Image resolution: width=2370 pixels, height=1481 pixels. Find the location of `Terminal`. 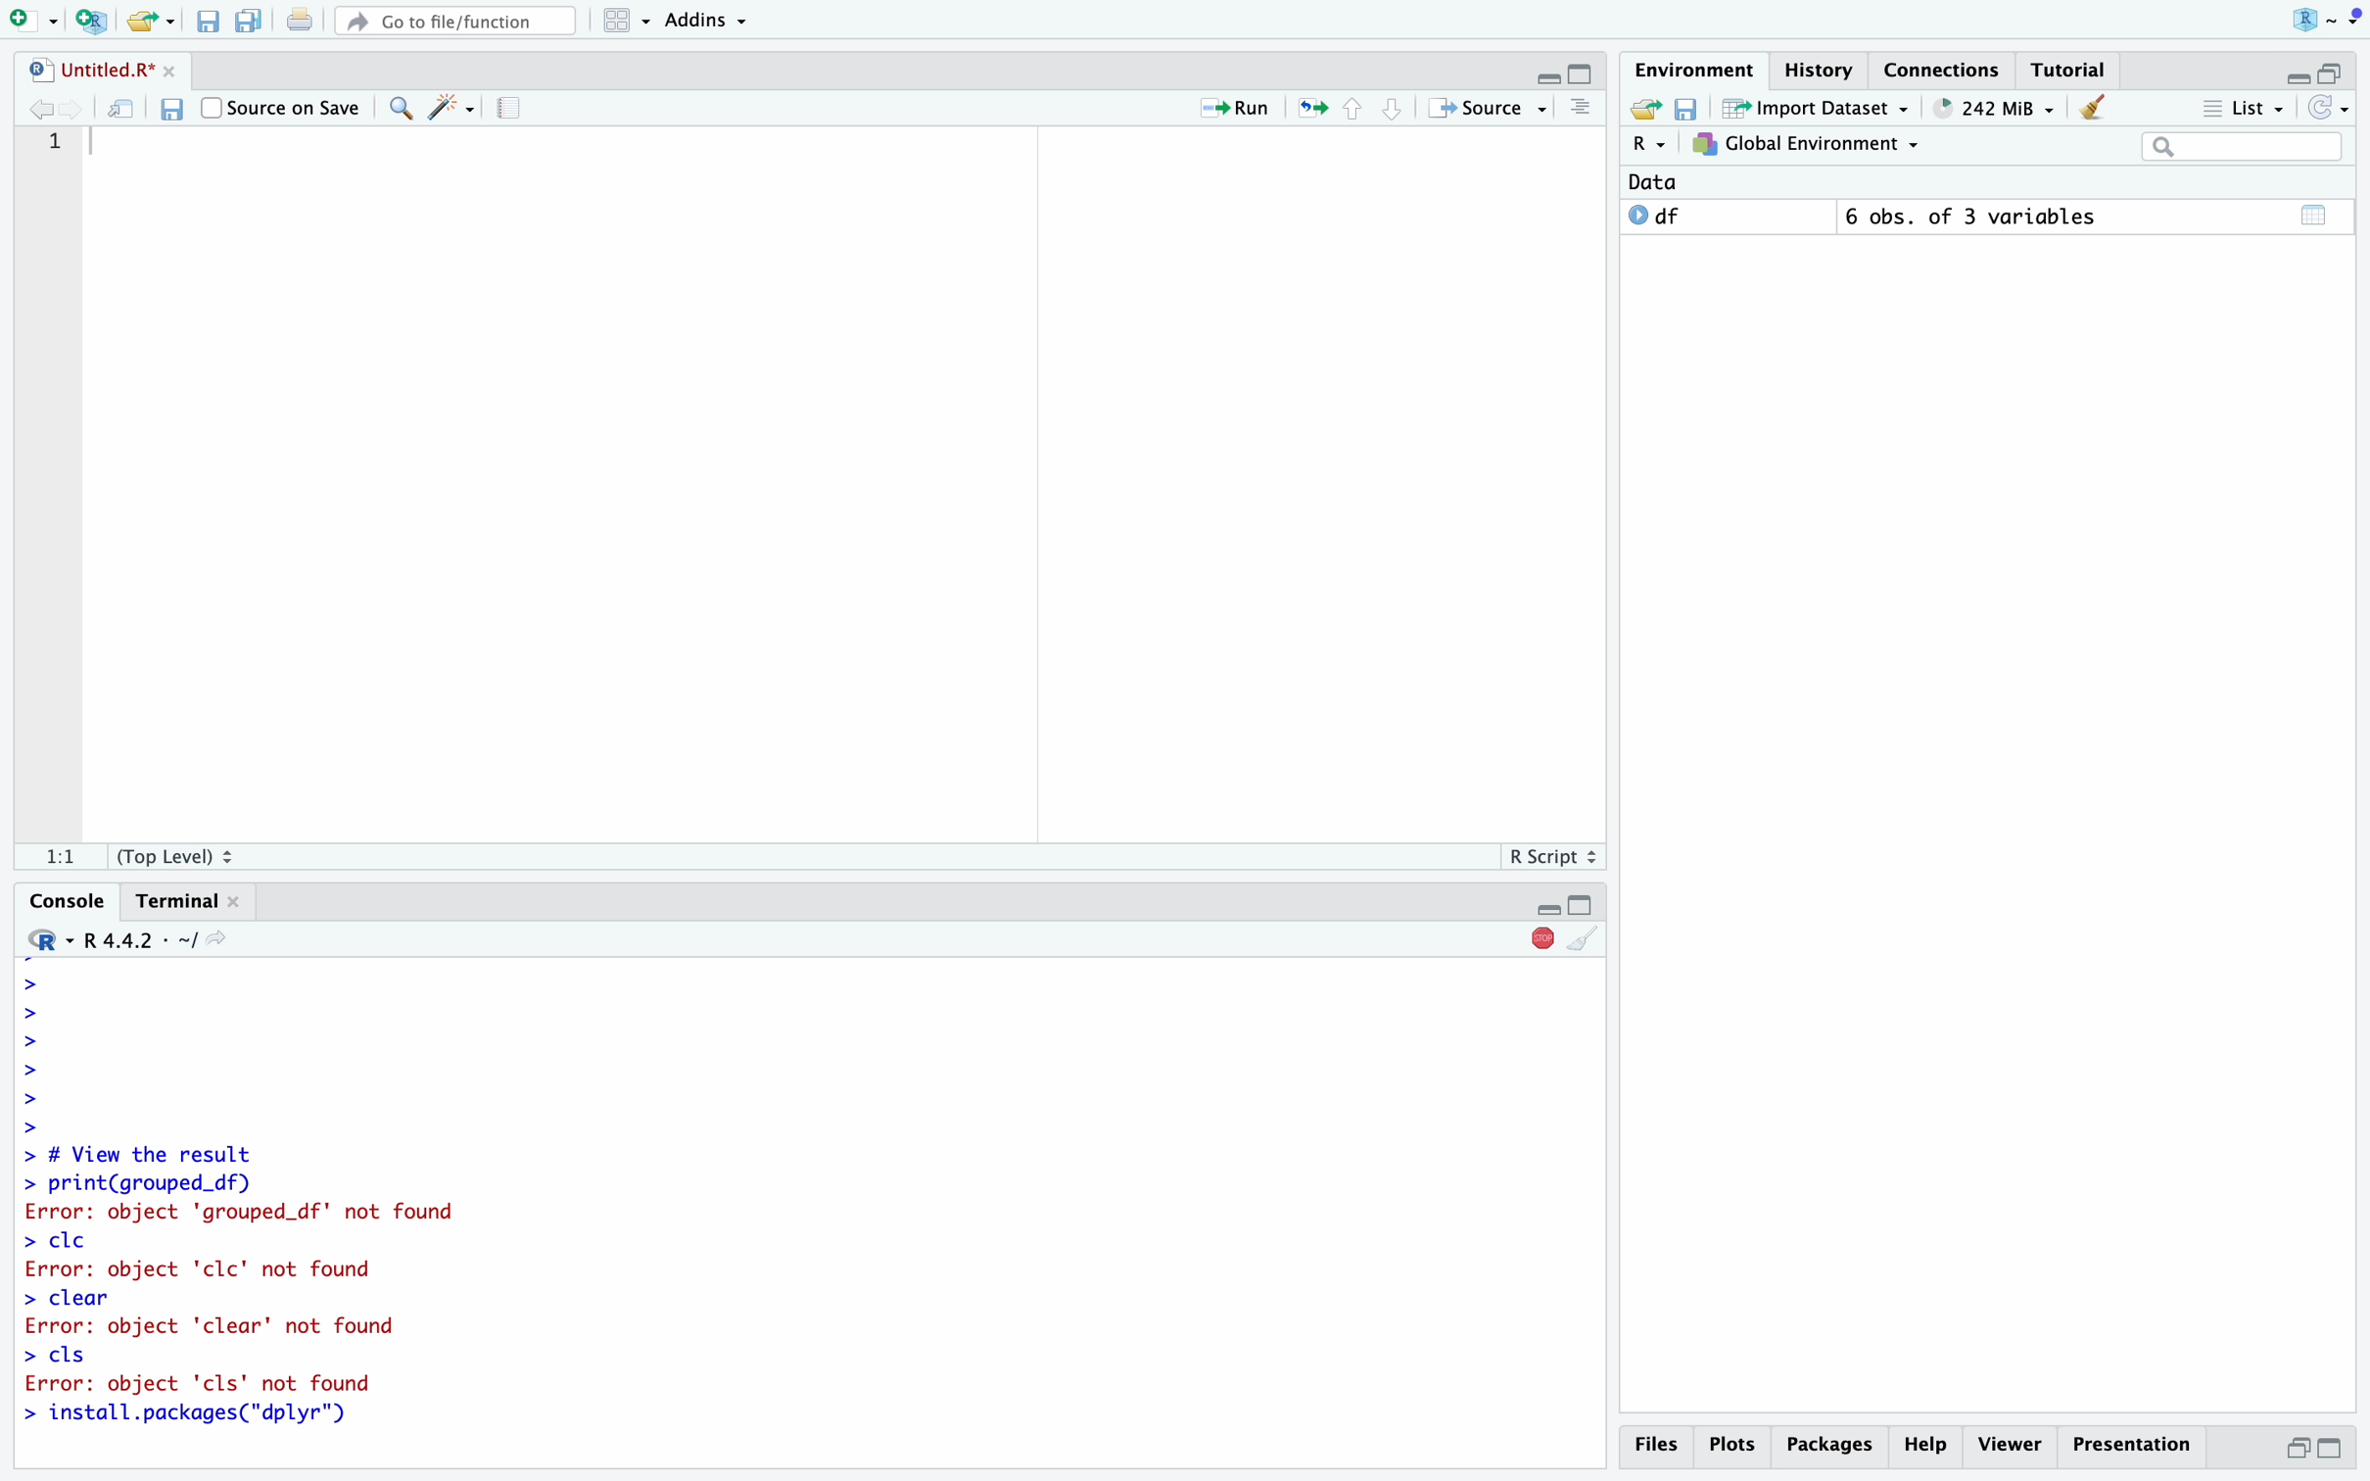

Terminal is located at coordinates (188, 902).